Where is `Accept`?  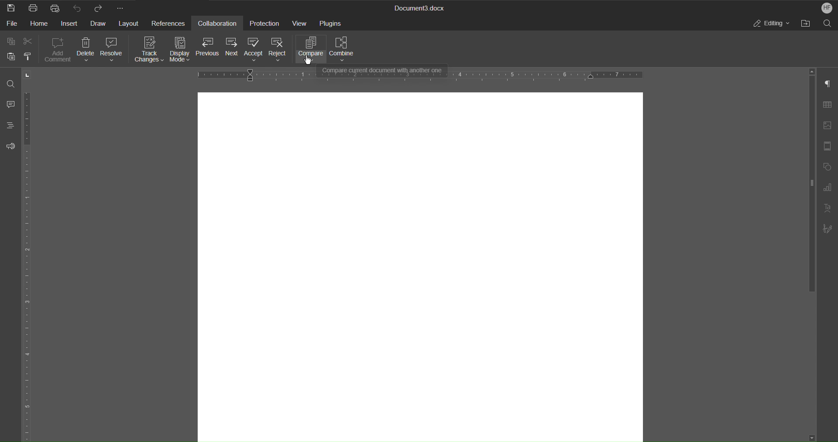
Accept is located at coordinates (253, 50).